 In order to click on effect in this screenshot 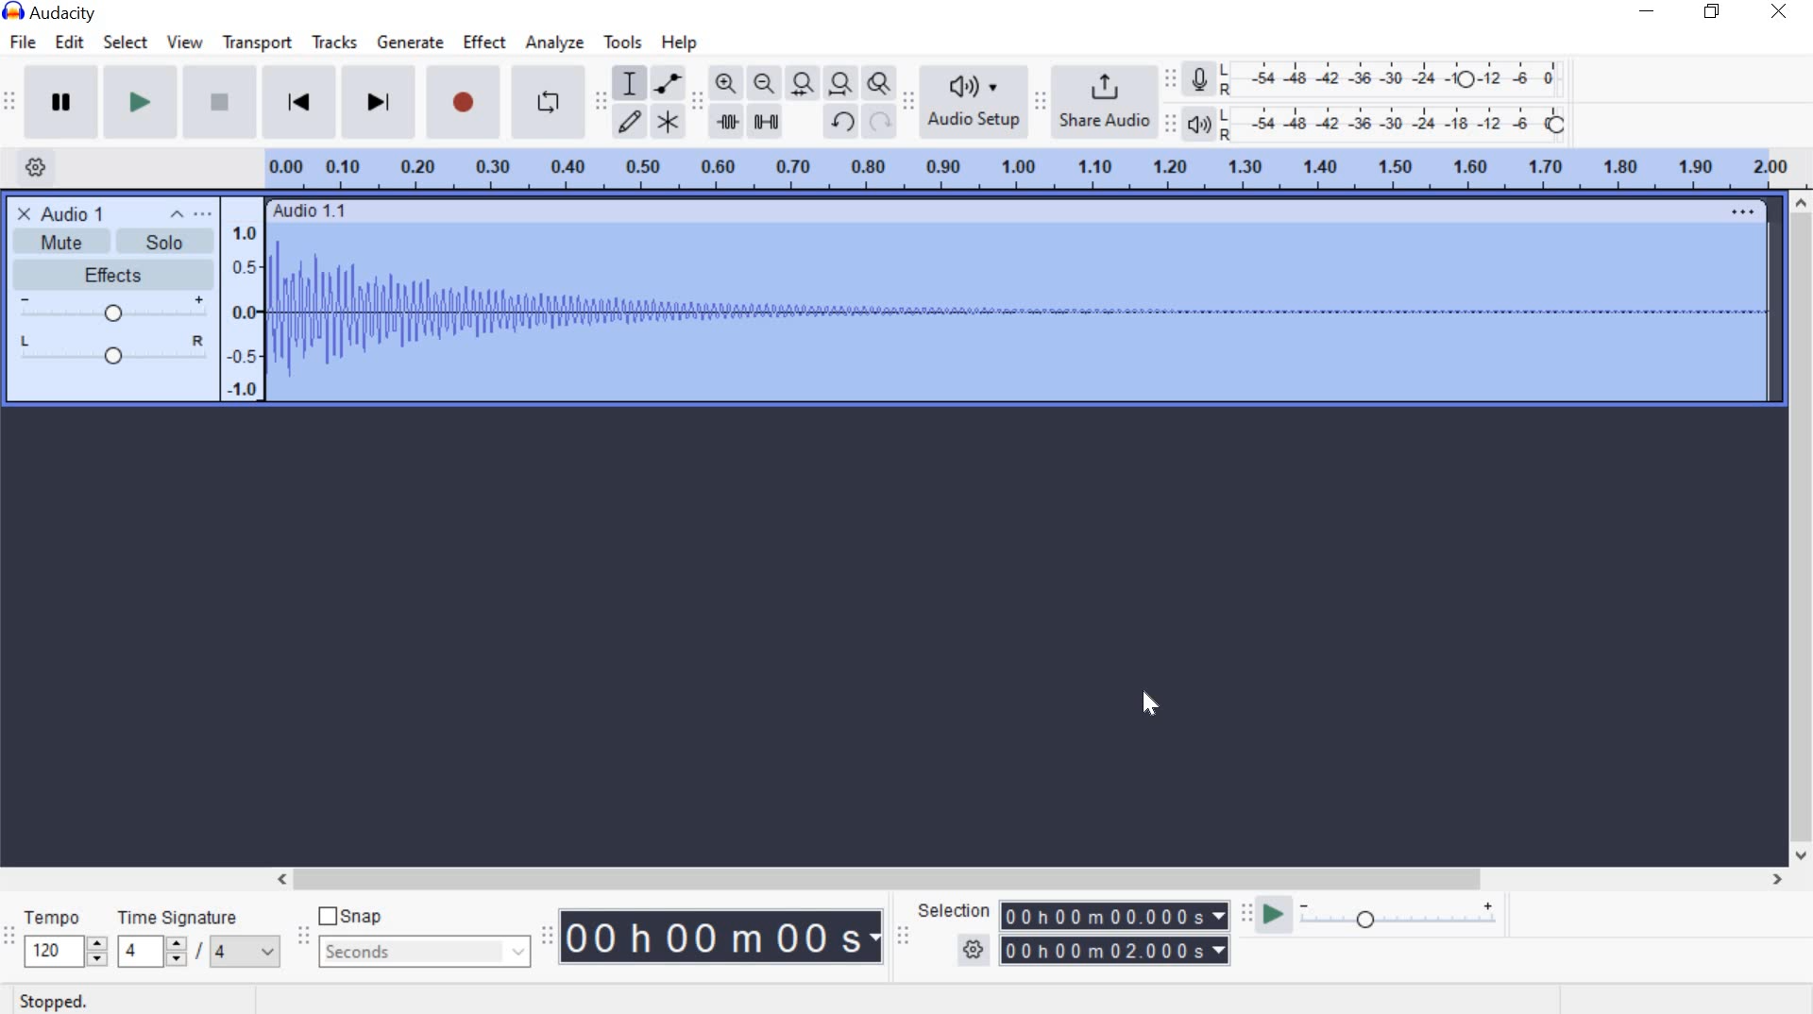, I will do `click(485, 43)`.